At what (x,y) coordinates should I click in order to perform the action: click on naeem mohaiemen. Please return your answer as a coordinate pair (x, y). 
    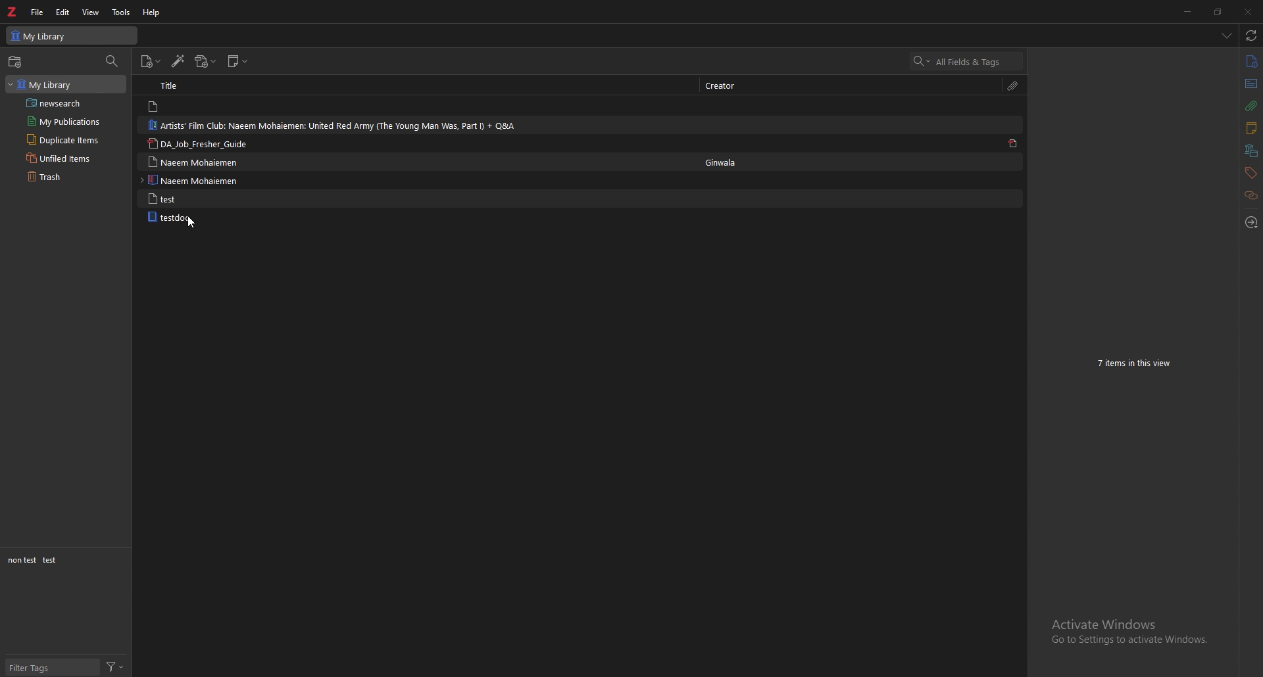
    Looking at the image, I should click on (193, 180).